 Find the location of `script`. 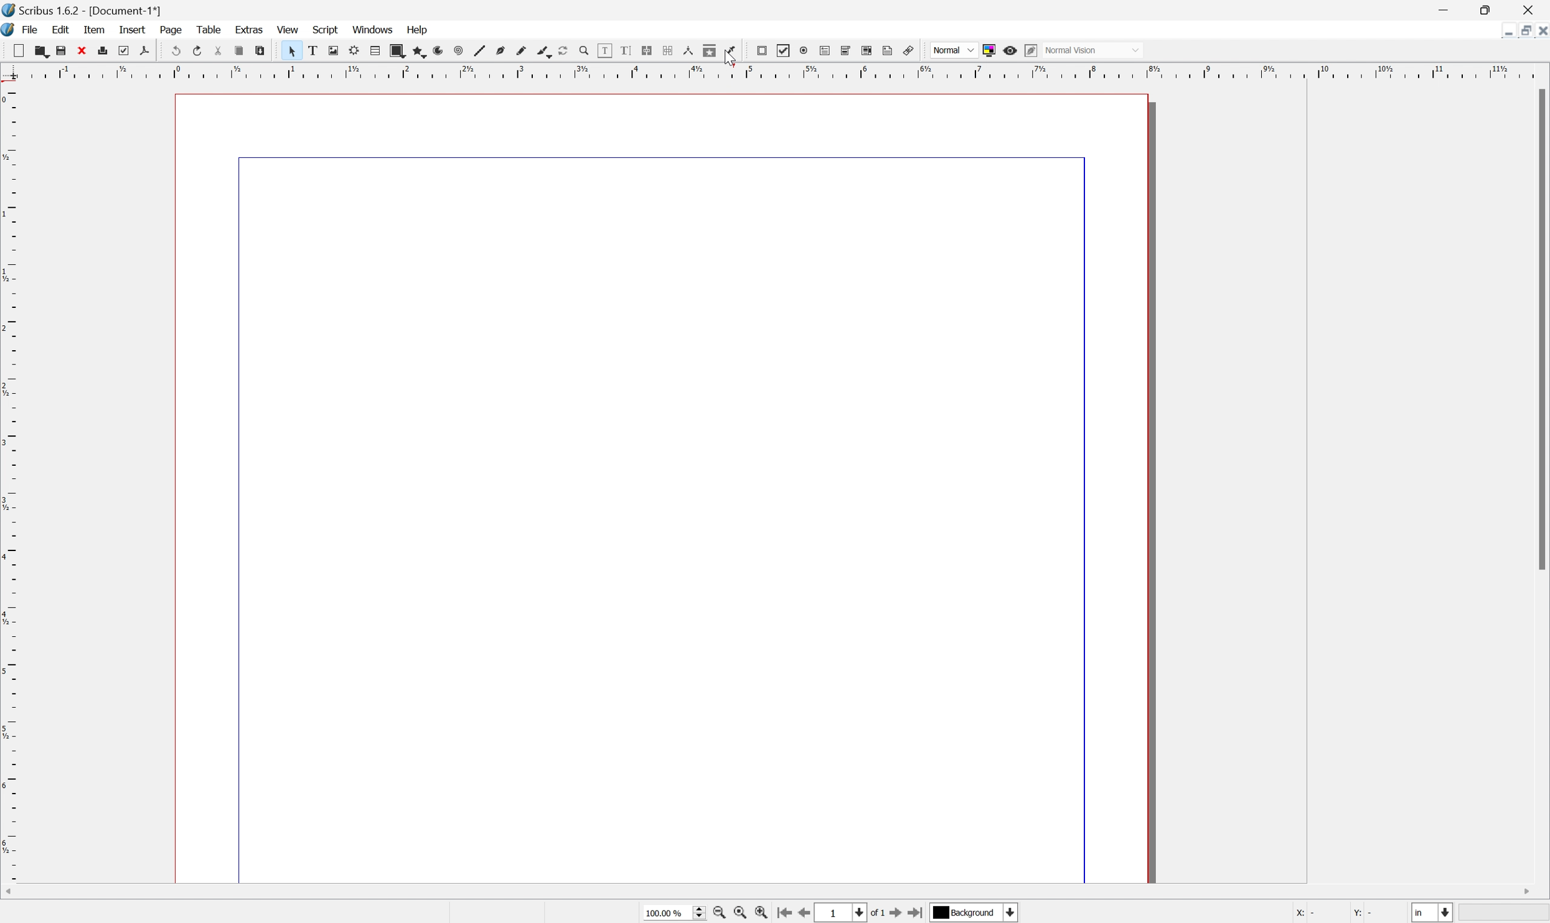

script is located at coordinates (327, 29).